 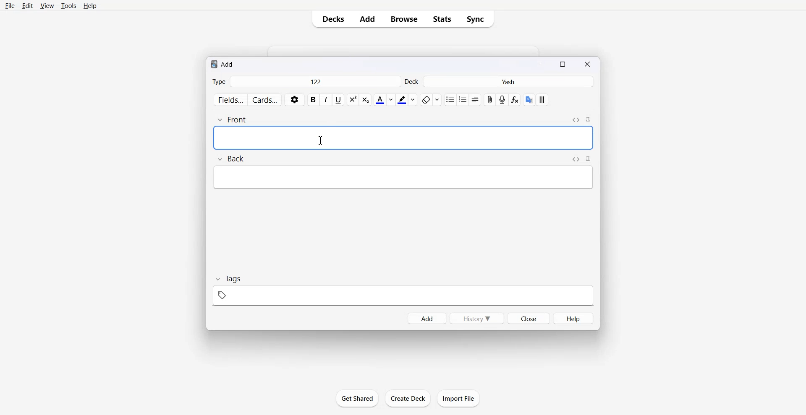 I want to click on Text cursor, so click(x=321, y=140).